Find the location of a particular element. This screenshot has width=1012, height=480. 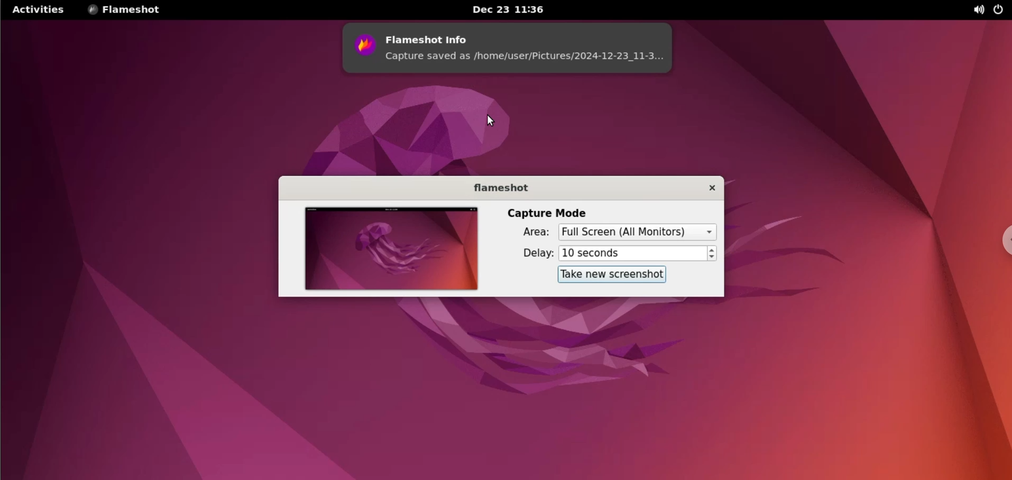

chrome options is located at coordinates (1002, 238).